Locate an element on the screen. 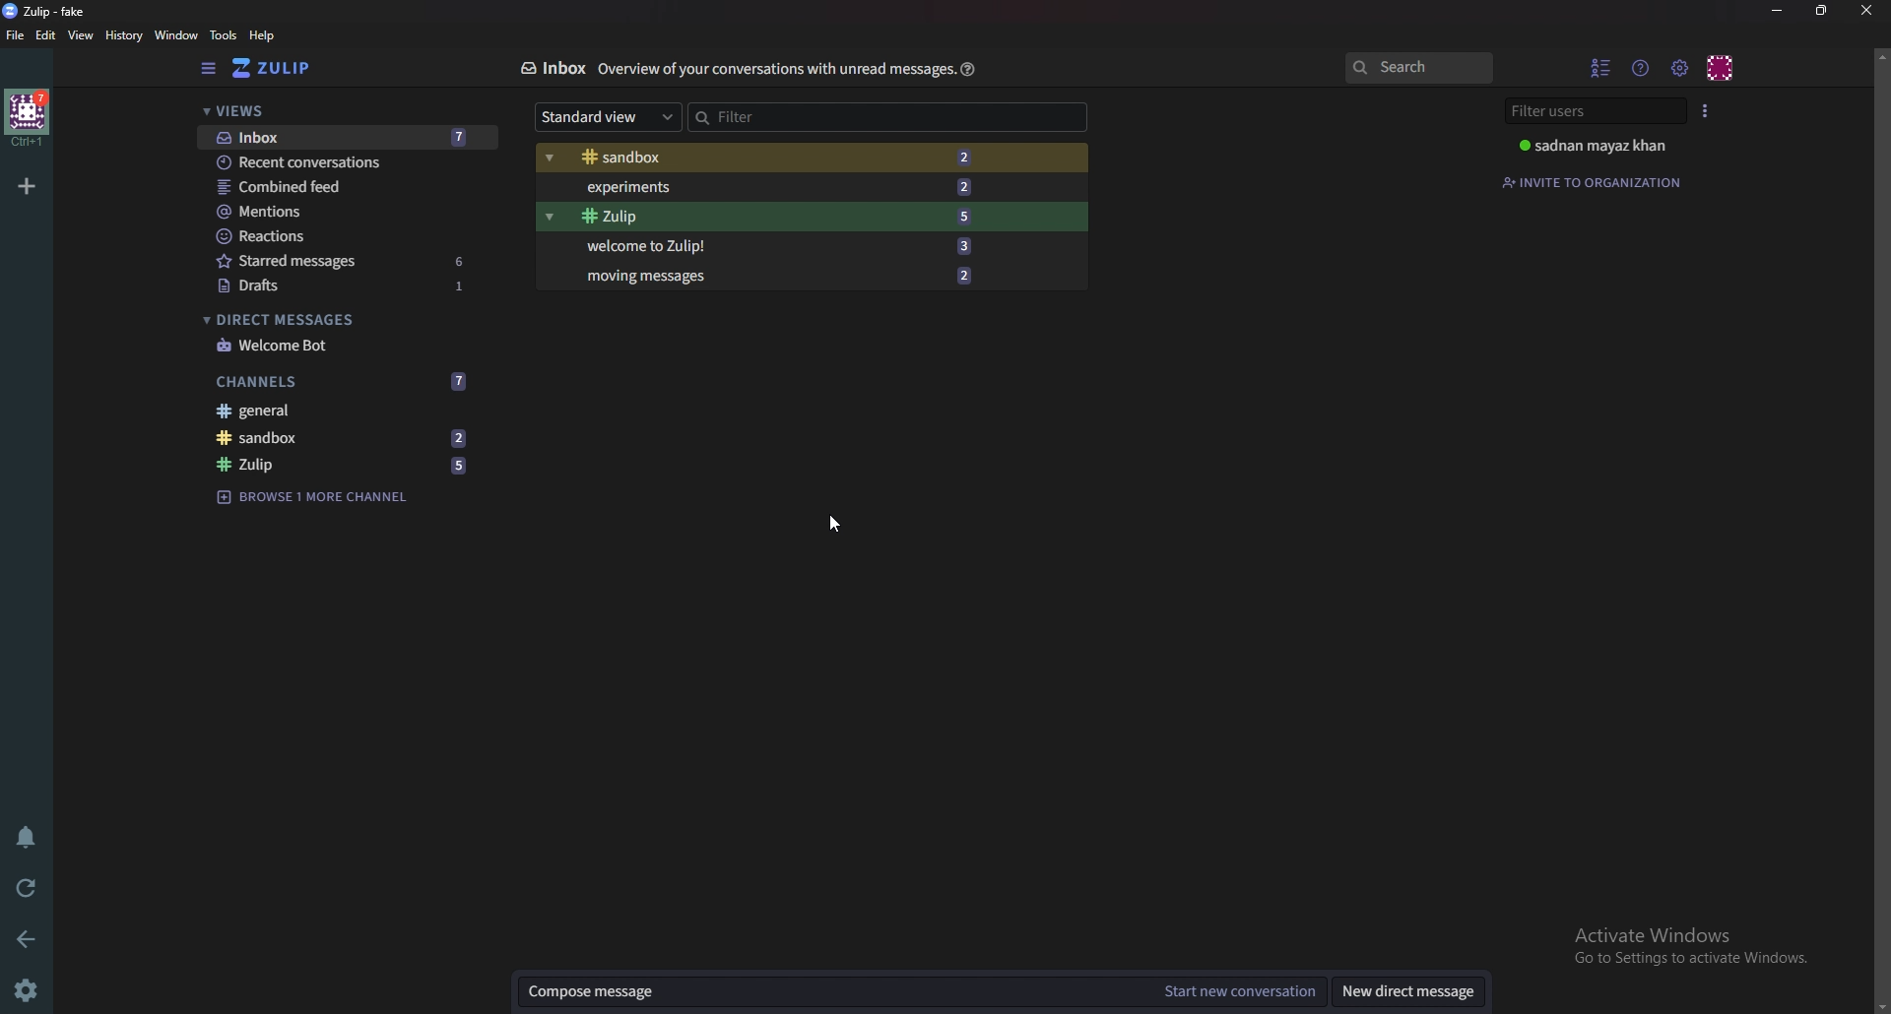  Hide user list is located at coordinates (1601, 65).